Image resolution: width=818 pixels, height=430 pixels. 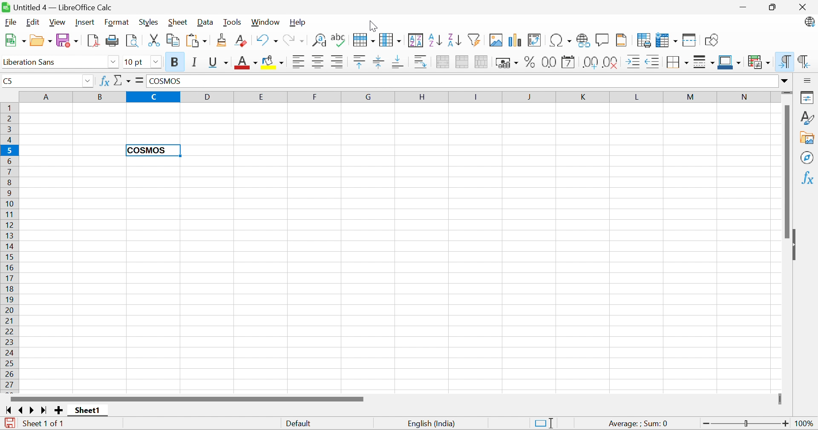 What do you see at coordinates (806, 424) in the screenshot?
I see `100%` at bounding box center [806, 424].